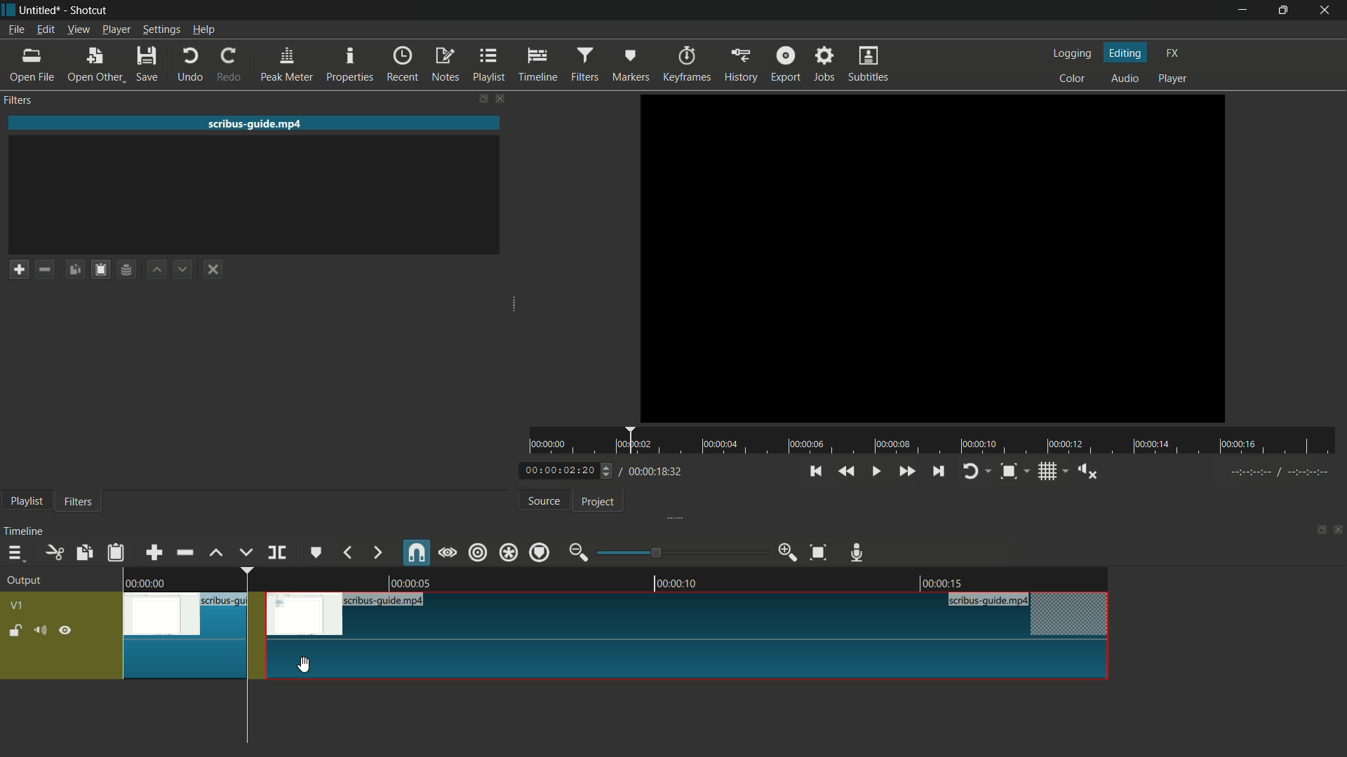 The image size is (1347, 757). I want to click on player, so click(1172, 78).